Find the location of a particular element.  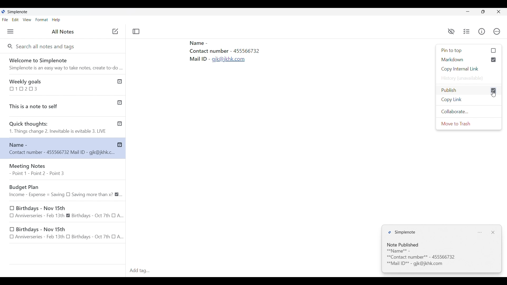

Note status is located at coordinates (403, 245).